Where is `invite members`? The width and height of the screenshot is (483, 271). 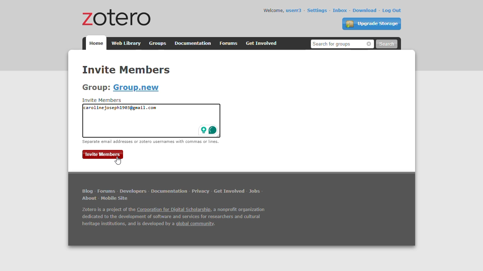
invite members is located at coordinates (103, 154).